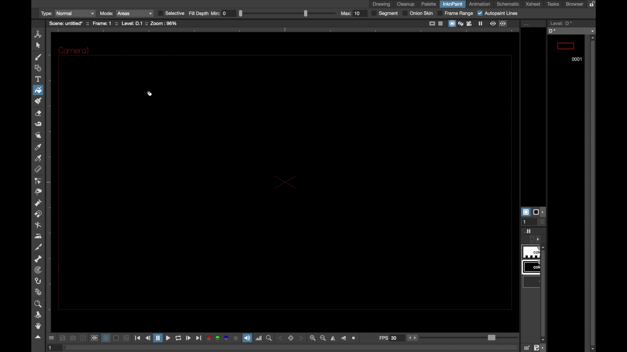 The height and width of the screenshot is (352, 627). Describe the element at coordinates (171, 13) in the screenshot. I see `Selective` at that location.